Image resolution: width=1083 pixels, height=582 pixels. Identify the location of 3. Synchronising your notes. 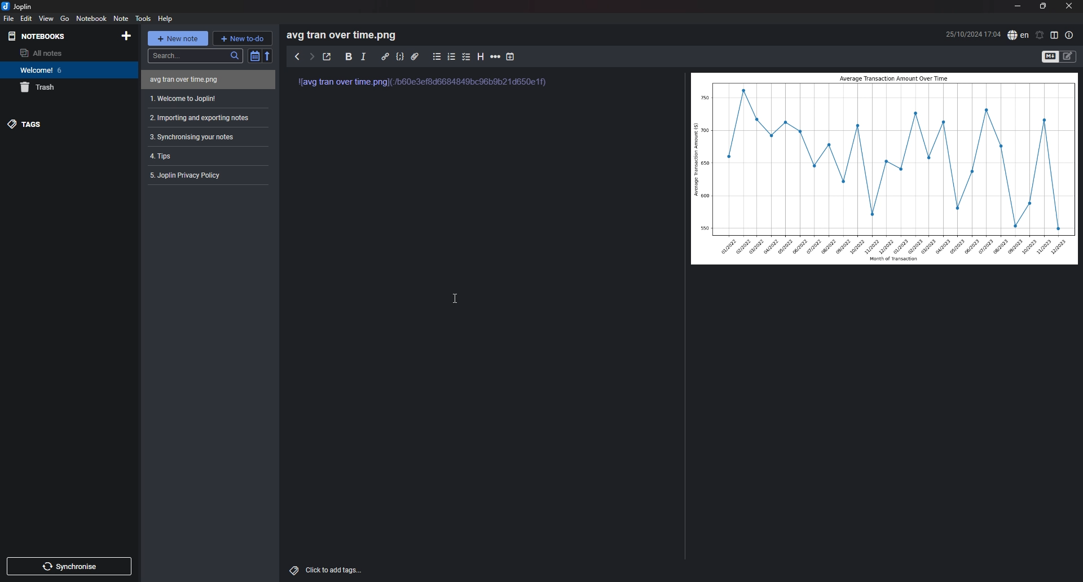
(199, 138).